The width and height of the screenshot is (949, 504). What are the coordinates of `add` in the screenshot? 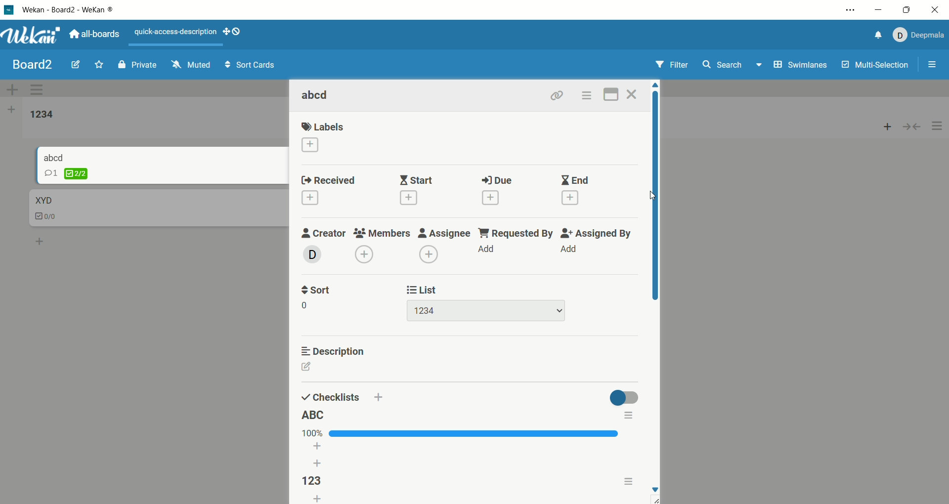 It's located at (317, 498).